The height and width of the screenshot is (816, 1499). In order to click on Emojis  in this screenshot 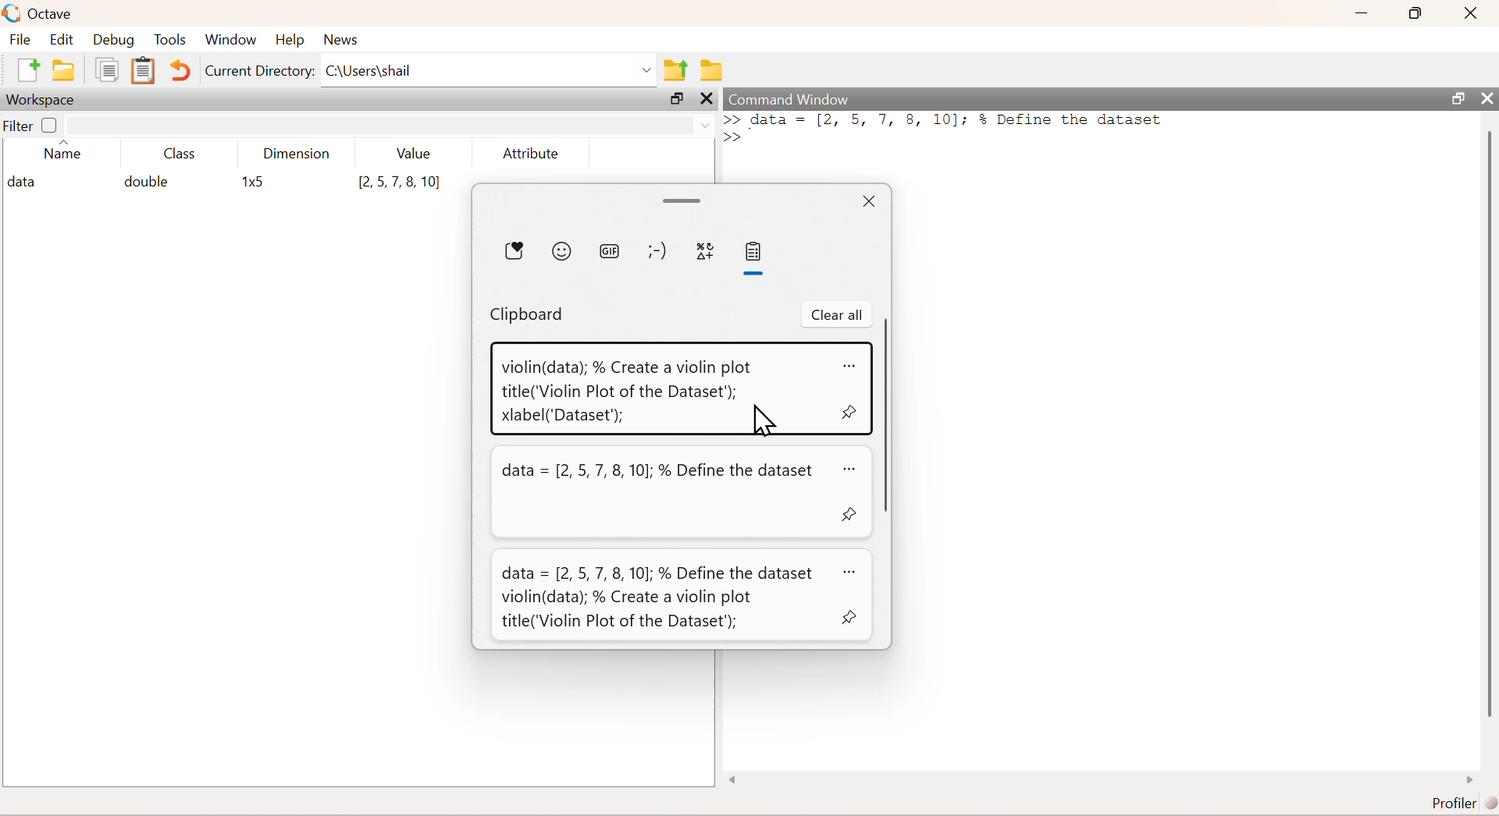, I will do `click(562, 251)`.